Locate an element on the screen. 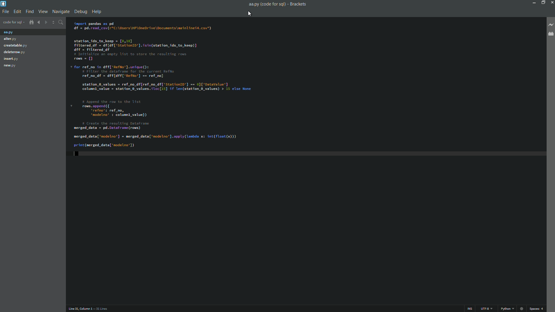 This screenshot has height=312, width=555. python is located at coordinates (508, 309).